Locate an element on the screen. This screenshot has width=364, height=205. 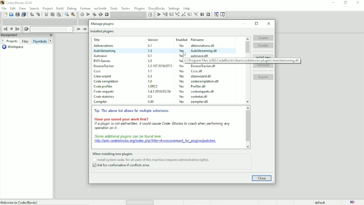
Drop down is located at coordinates (51, 29).